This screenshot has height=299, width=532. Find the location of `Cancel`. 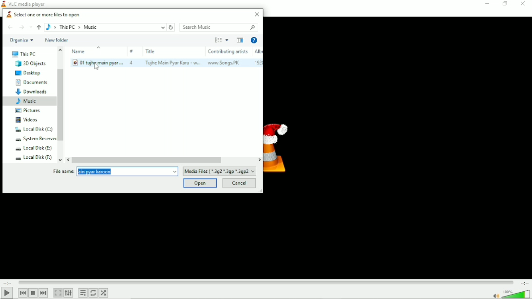

Cancel is located at coordinates (239, 183).